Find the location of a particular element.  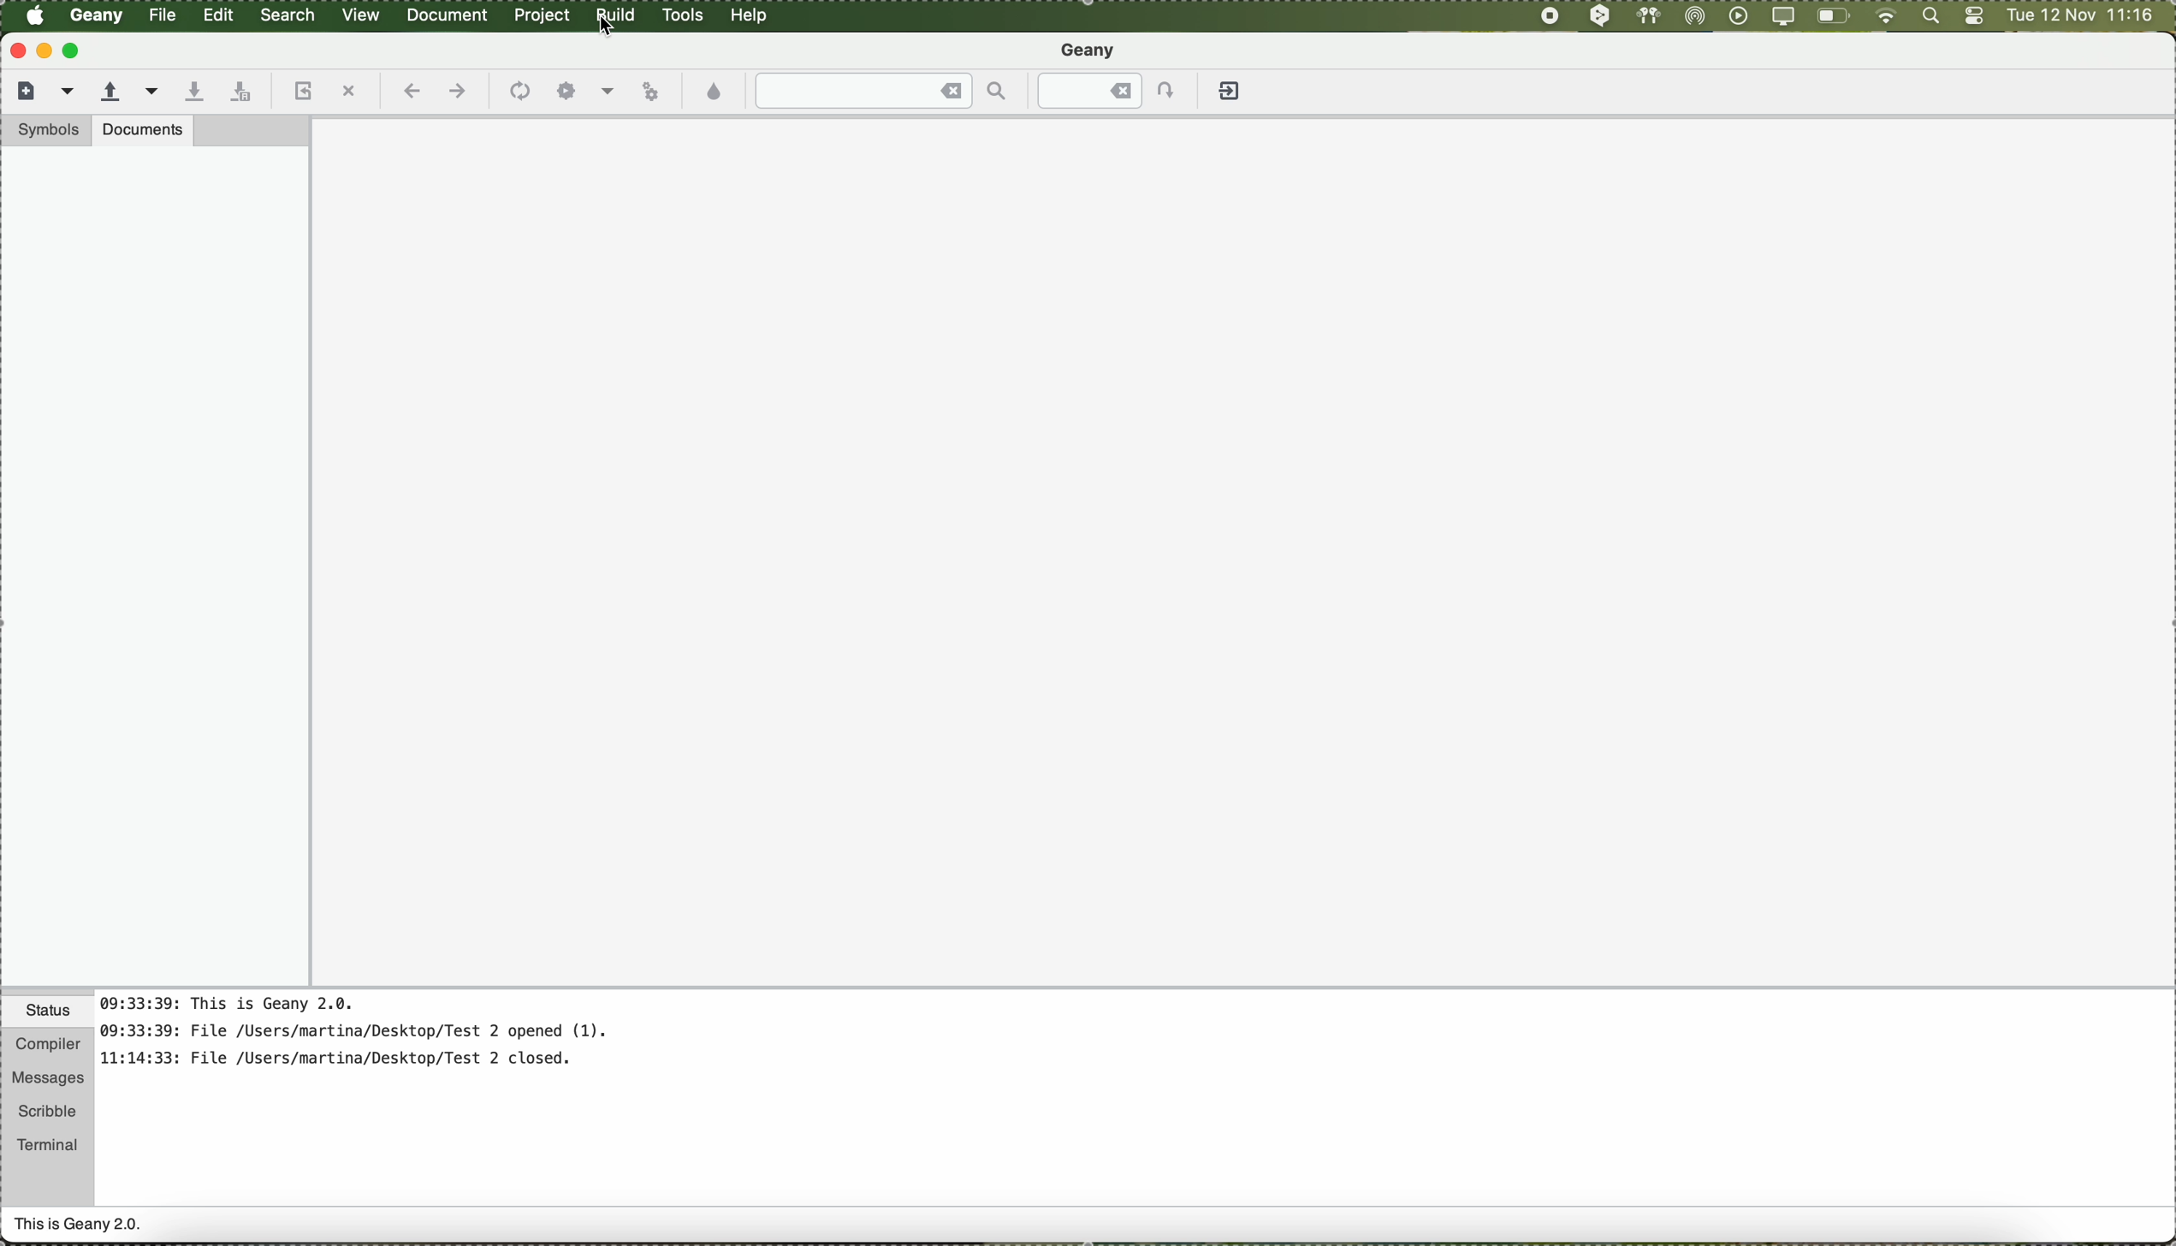

click on build is located at coordinates (618, 21).